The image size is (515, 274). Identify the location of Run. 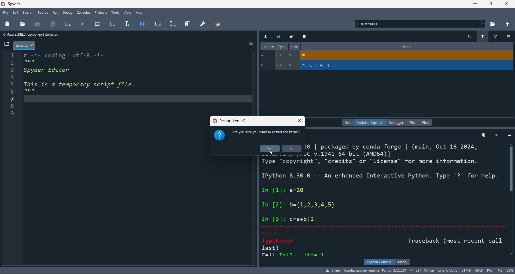
(56, 13).